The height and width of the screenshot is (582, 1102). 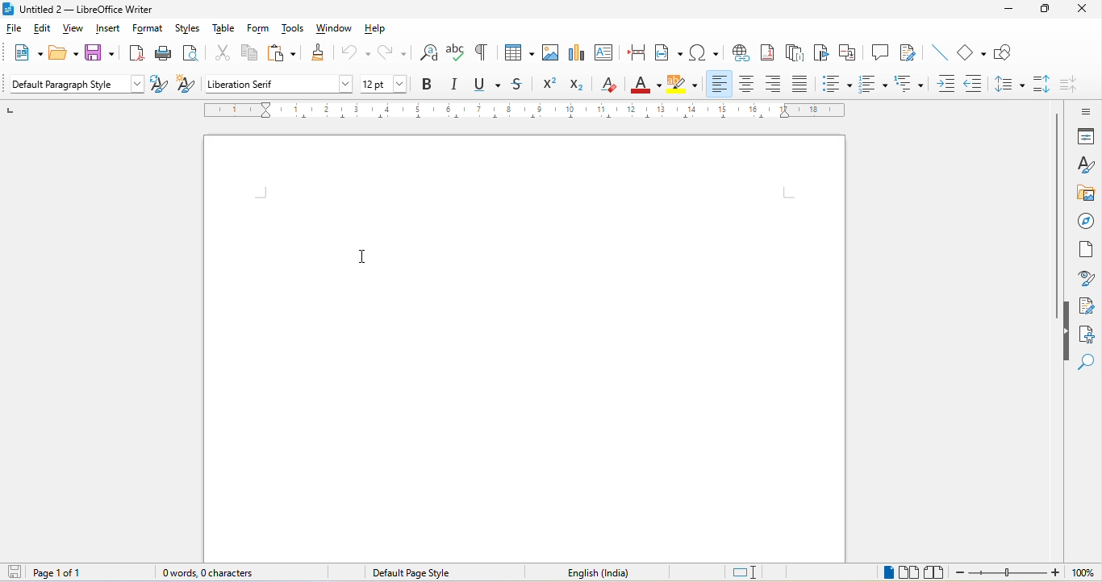 What do you see at coordinates (389, 85) in the screenshot?
I see `font size` at bounding box center [389, 85].